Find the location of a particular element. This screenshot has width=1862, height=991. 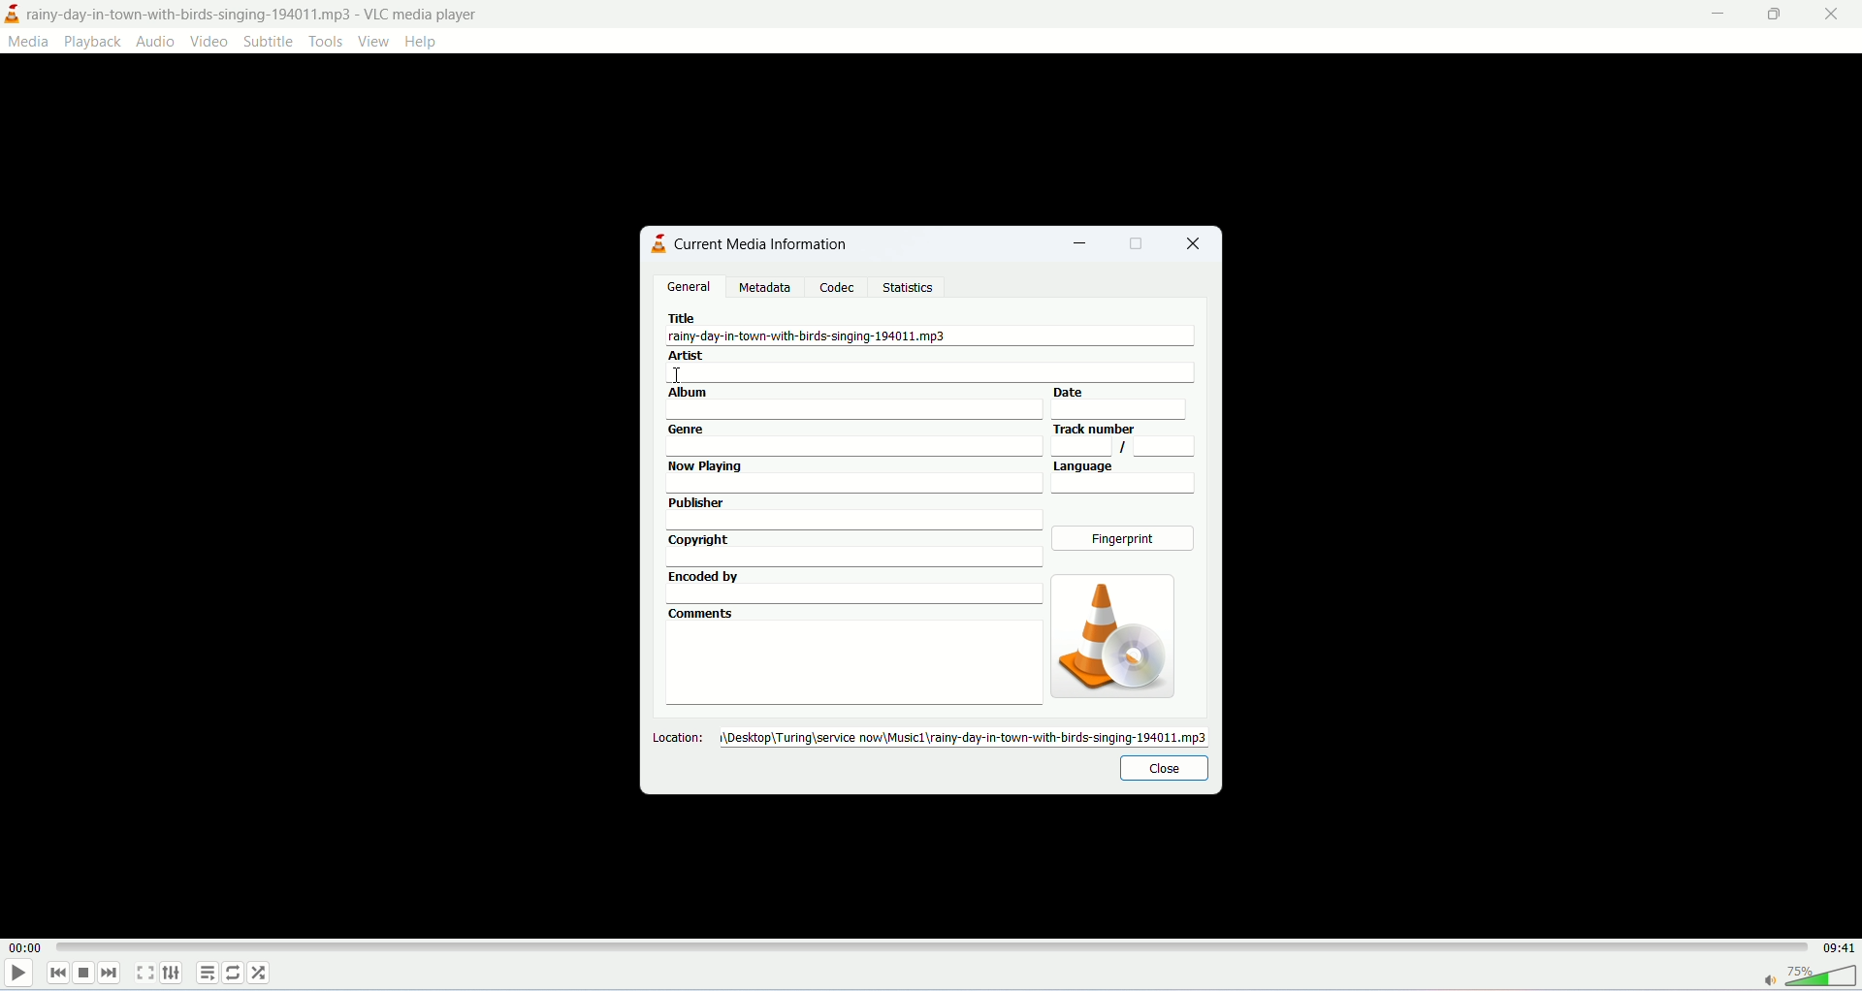

logo is located at coordinates (12, 14).